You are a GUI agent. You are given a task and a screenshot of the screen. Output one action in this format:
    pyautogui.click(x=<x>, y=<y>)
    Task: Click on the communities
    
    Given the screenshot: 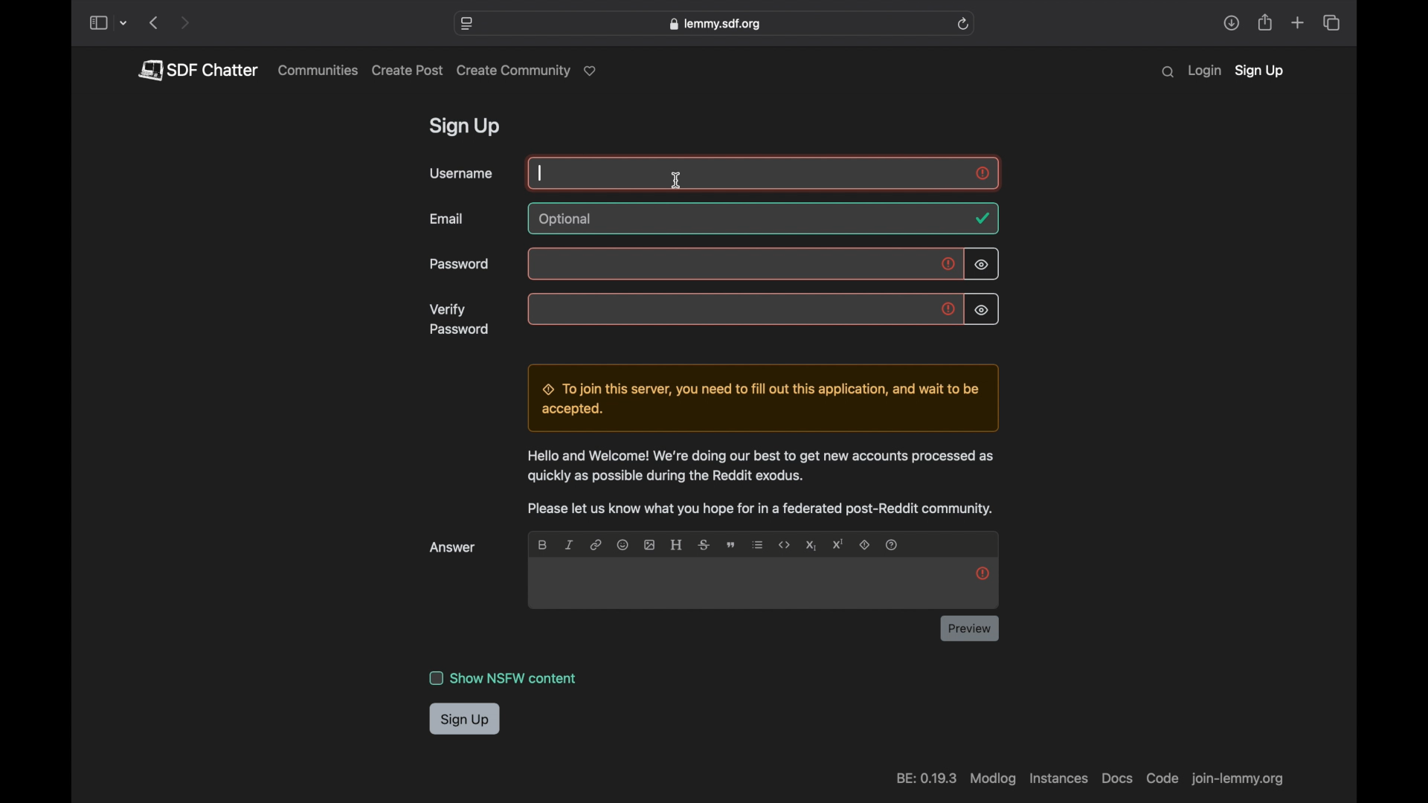 What is the action you would take?
    pyautogui.click(x=318, y=70)
    